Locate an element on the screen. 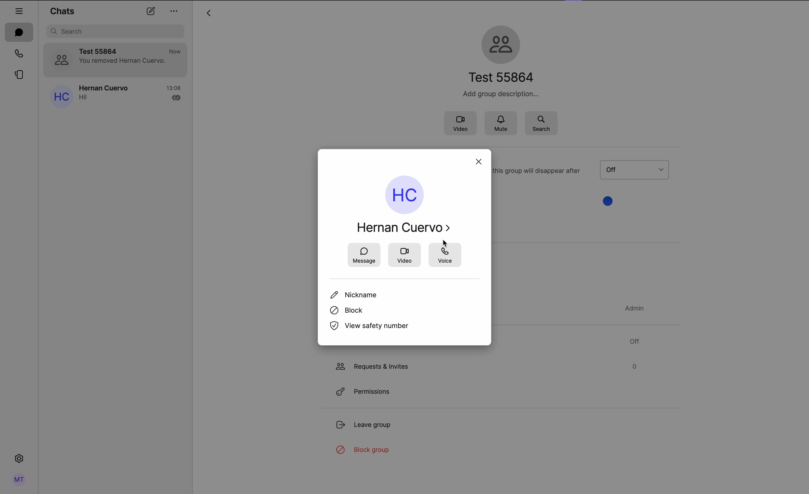  search bar is located at coordinates (117, 31).